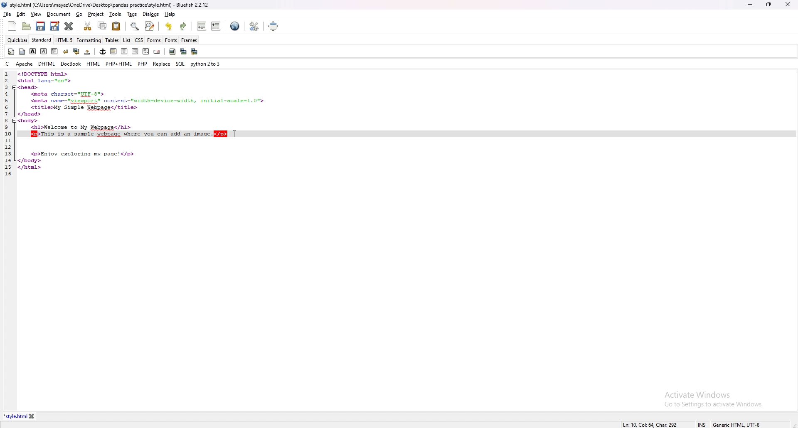 The height and width of the screenshot is (428, 798). Describe the element at coordinates (189, 40) in the screenshot. I see `frames` at that location.